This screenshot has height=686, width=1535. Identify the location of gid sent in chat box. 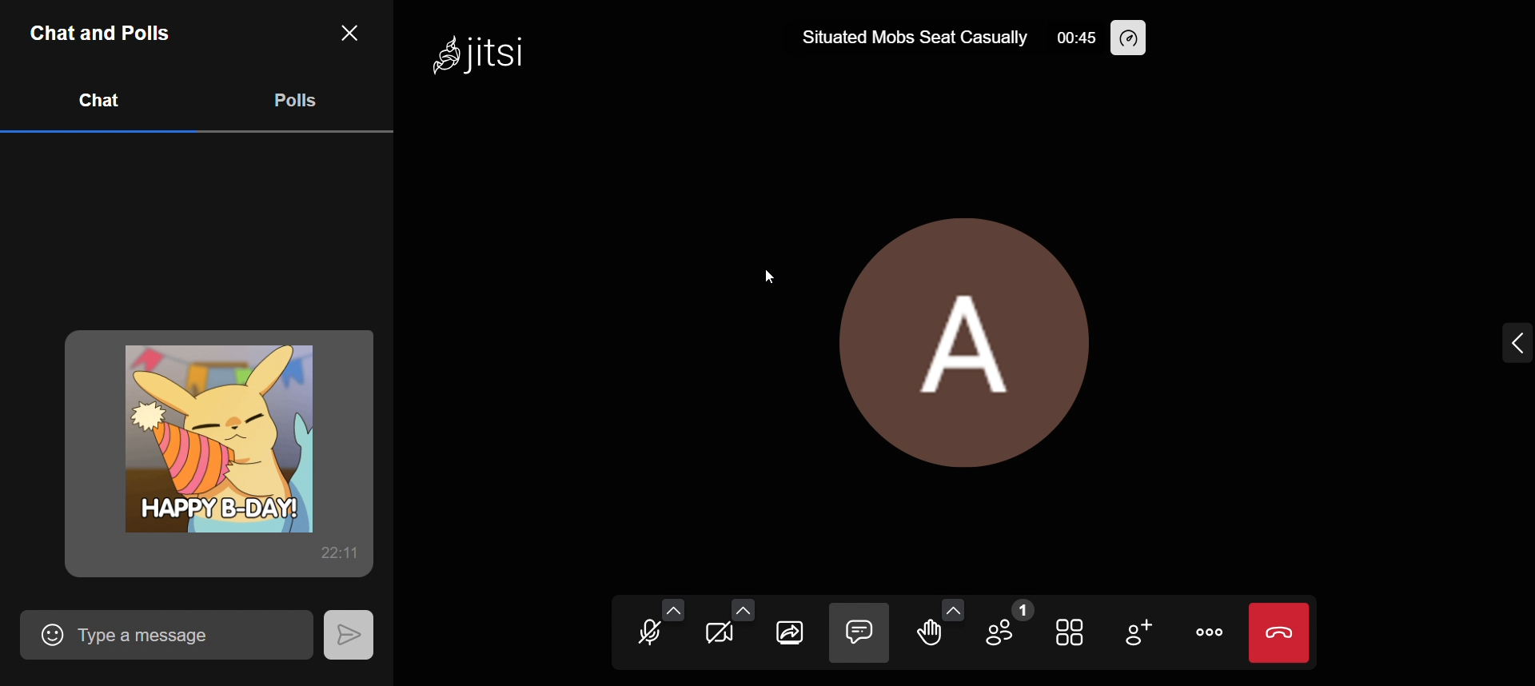
(232, 424).